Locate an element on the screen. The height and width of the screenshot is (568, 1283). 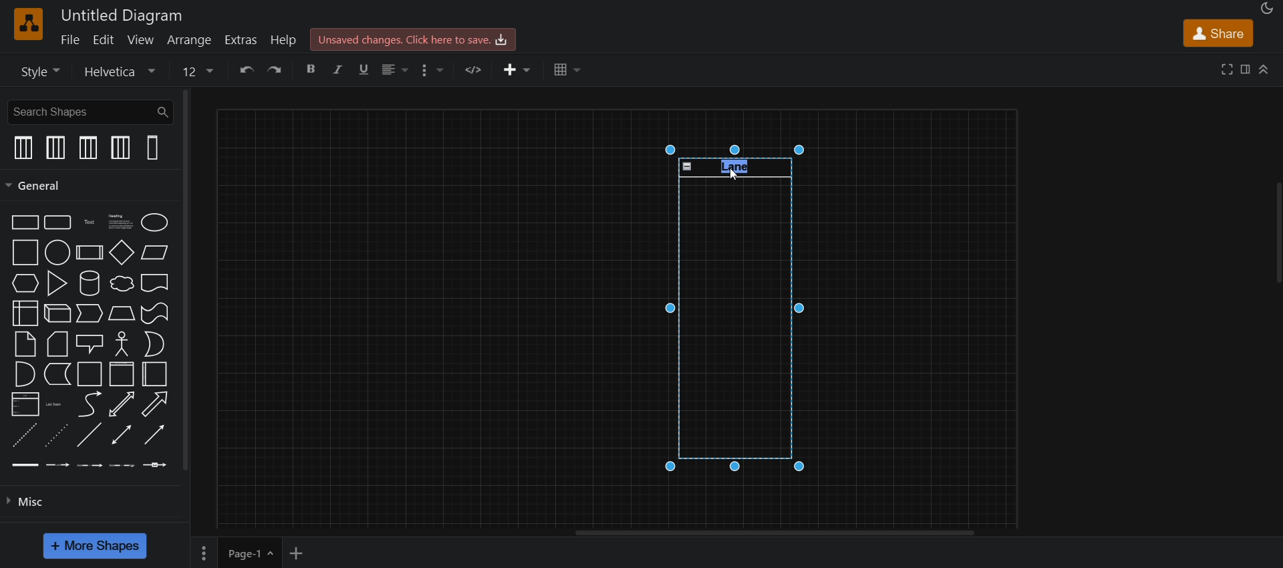
arrange is located at coordinates (187, 39).